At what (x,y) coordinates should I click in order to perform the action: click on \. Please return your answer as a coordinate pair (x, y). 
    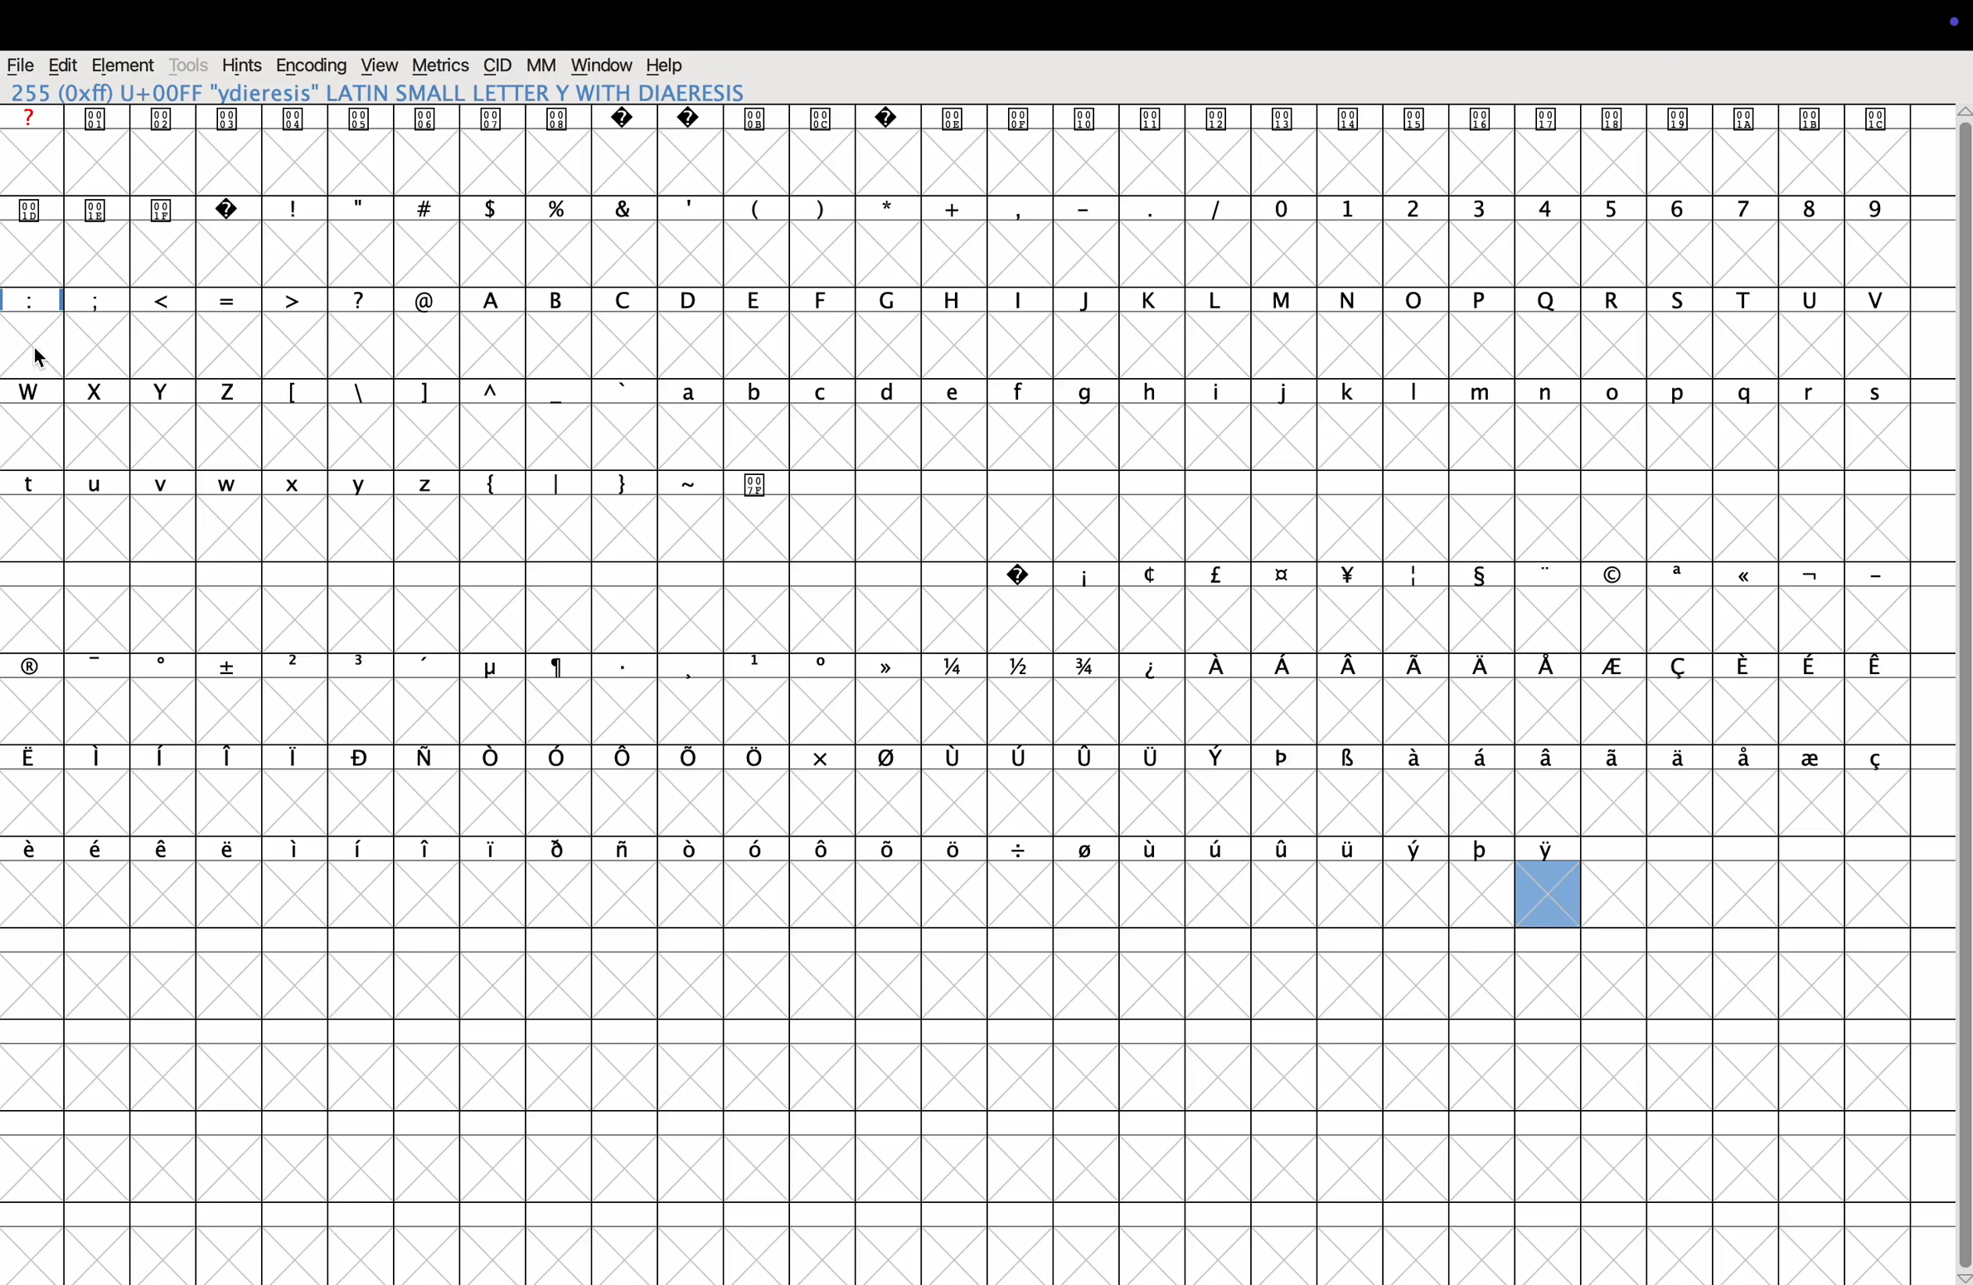
    Looking at the image, I should click on (361, 417).